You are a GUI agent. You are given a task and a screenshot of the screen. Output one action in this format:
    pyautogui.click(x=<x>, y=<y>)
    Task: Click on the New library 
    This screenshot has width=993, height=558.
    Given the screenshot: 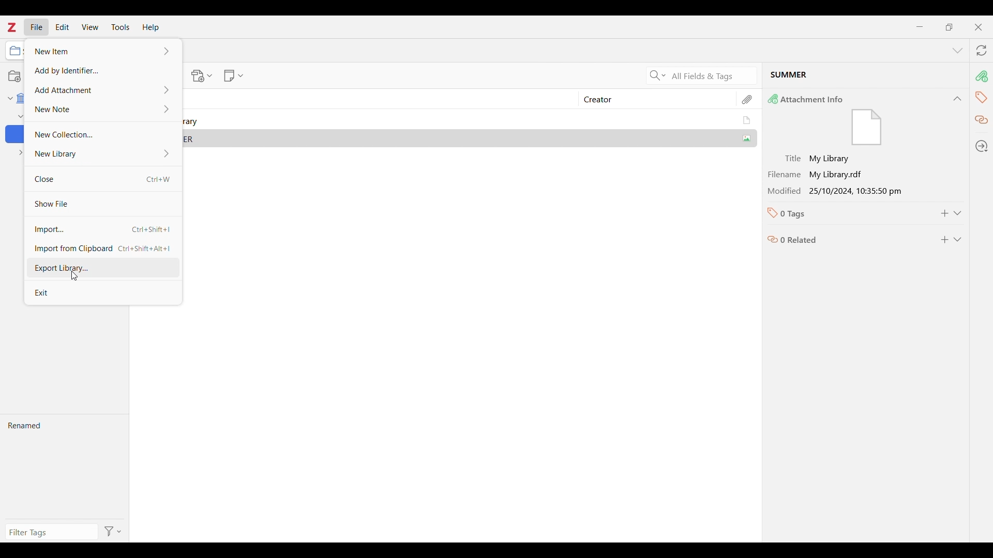 What is the action you would take?
    pyautogui.click(x=100, y=154)
    